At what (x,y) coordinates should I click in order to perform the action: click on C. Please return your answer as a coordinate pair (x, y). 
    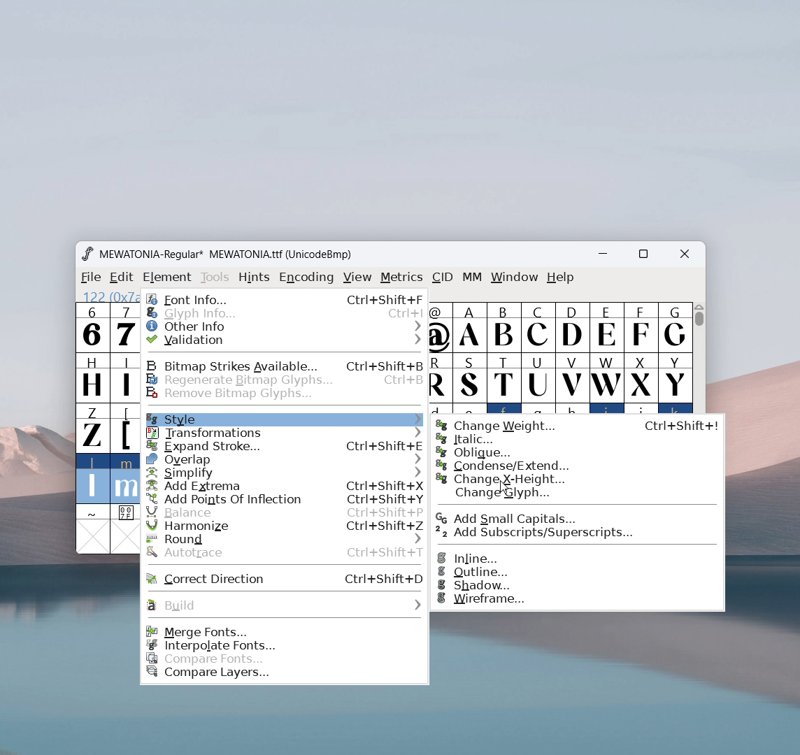
    Looking at the image, I should click on (537, 327).